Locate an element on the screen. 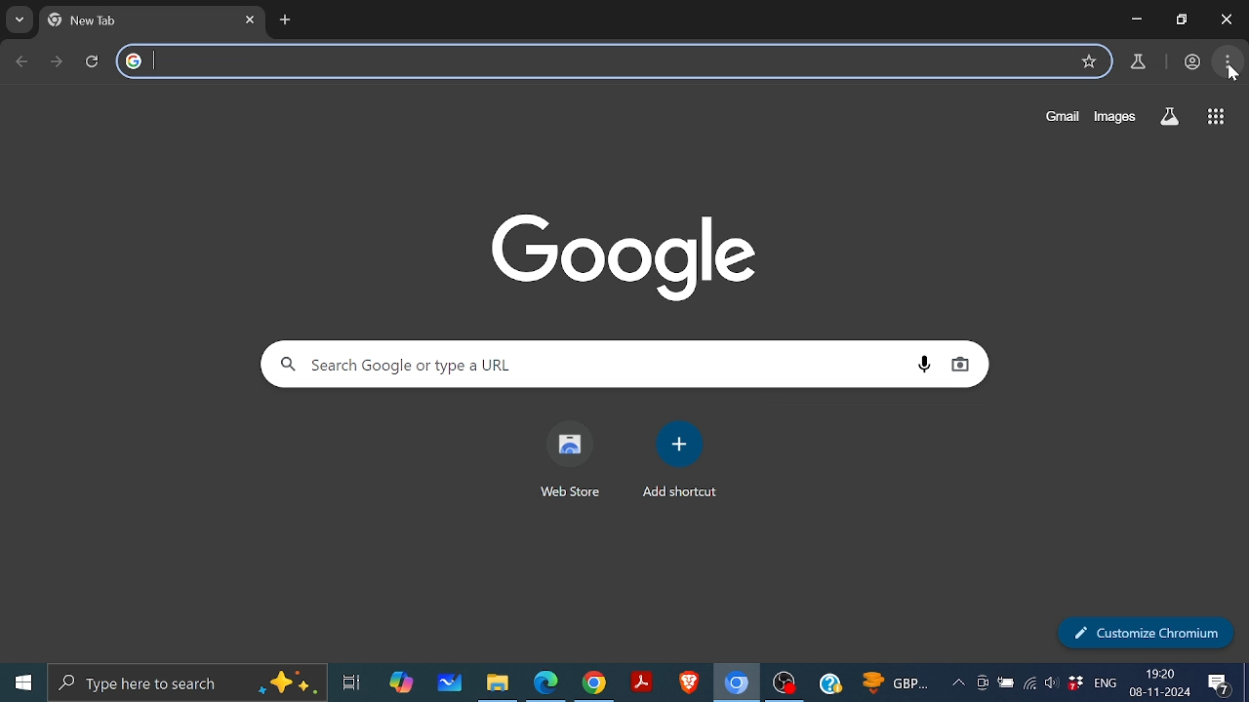 Image resolution: width=1249 pixels, height=702 pixels. Adobe reader is located at coordinates (641, 681).